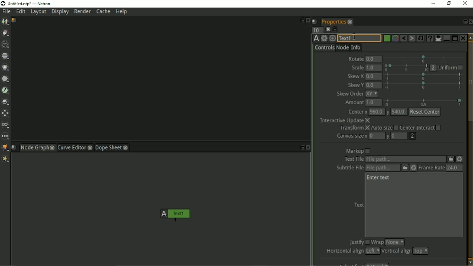 The height and width of the screenshot is (266, 473). Describe the element at coordinates (355, 77) in the screenshot. I see `Skew X` at that location.